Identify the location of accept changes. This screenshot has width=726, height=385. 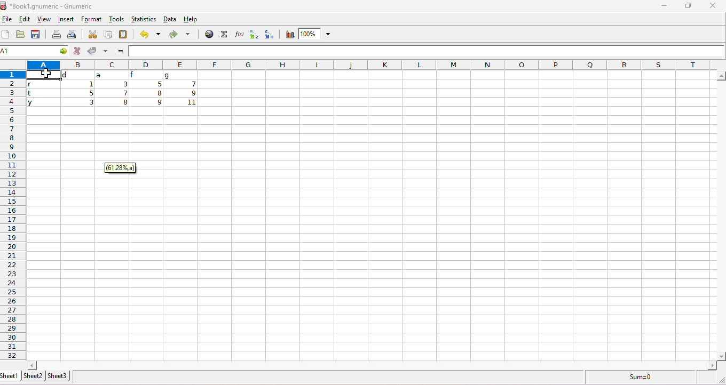
(90, 50).